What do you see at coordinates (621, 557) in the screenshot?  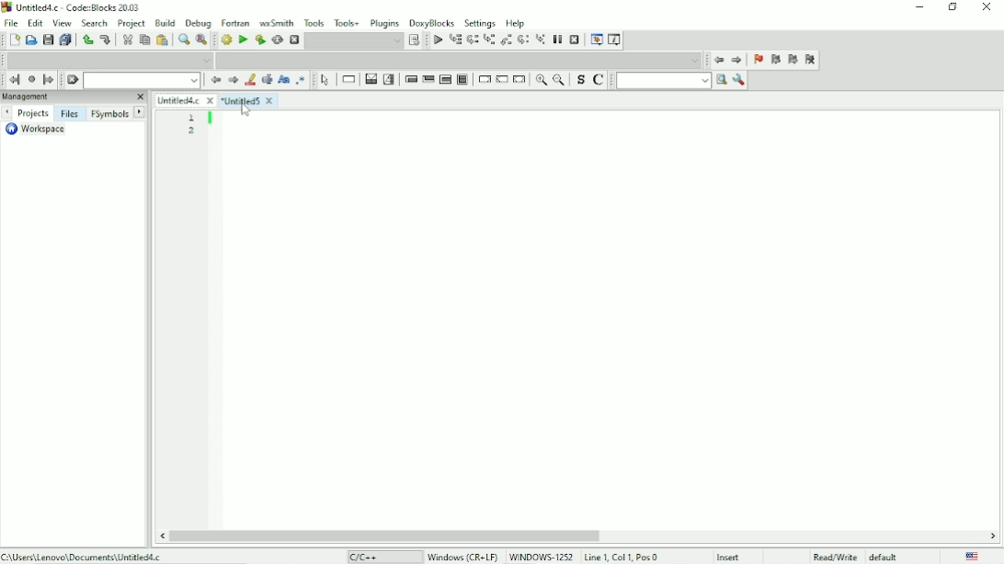 I see `Line 1, Col 1, Pos 0` at bounding box center [621, 557].